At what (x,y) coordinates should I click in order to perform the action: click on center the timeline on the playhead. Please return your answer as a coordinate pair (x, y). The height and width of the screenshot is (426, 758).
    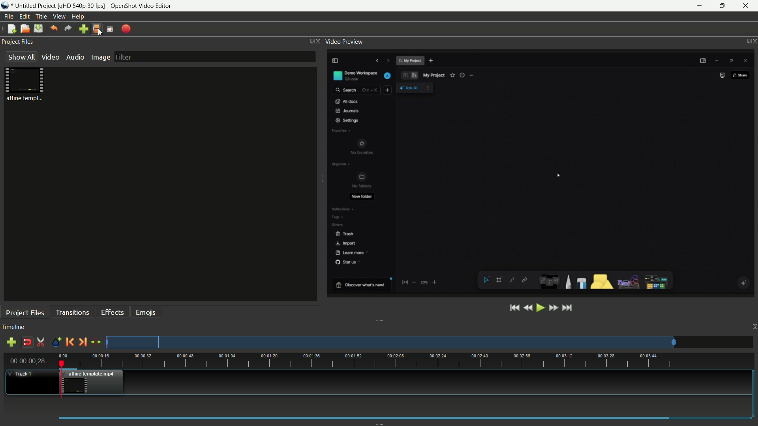
    Looking at the image, I should click on (96, 342).